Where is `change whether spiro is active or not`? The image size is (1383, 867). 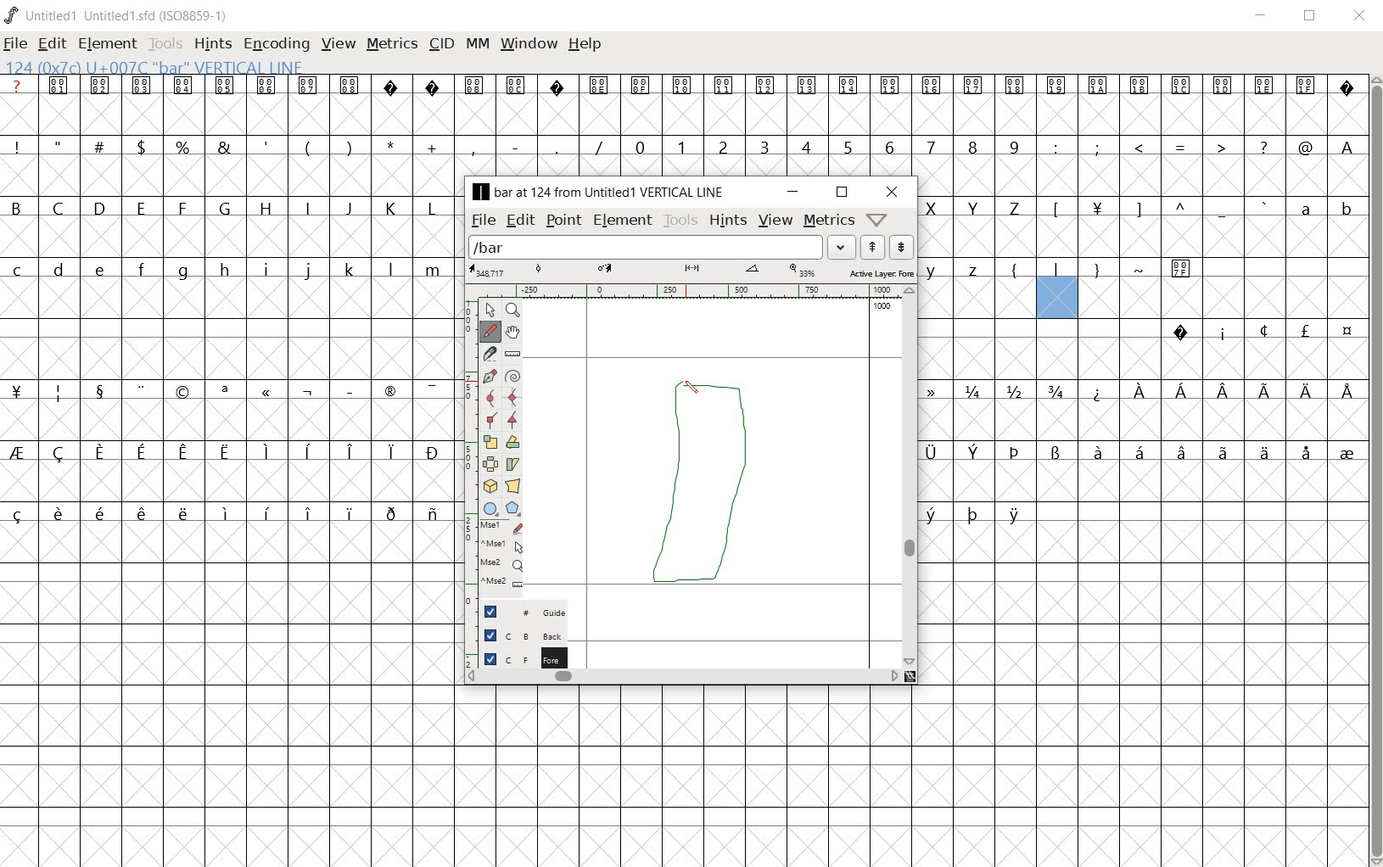
change whether spiro is active or not is located at coordinates (512, 375).